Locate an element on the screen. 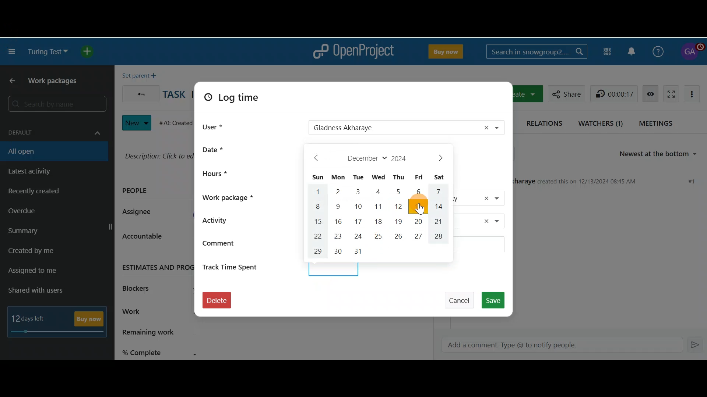 Image resolution: width=707 pixels, height=397 pixels. Date is located at coordinates (221, 149).